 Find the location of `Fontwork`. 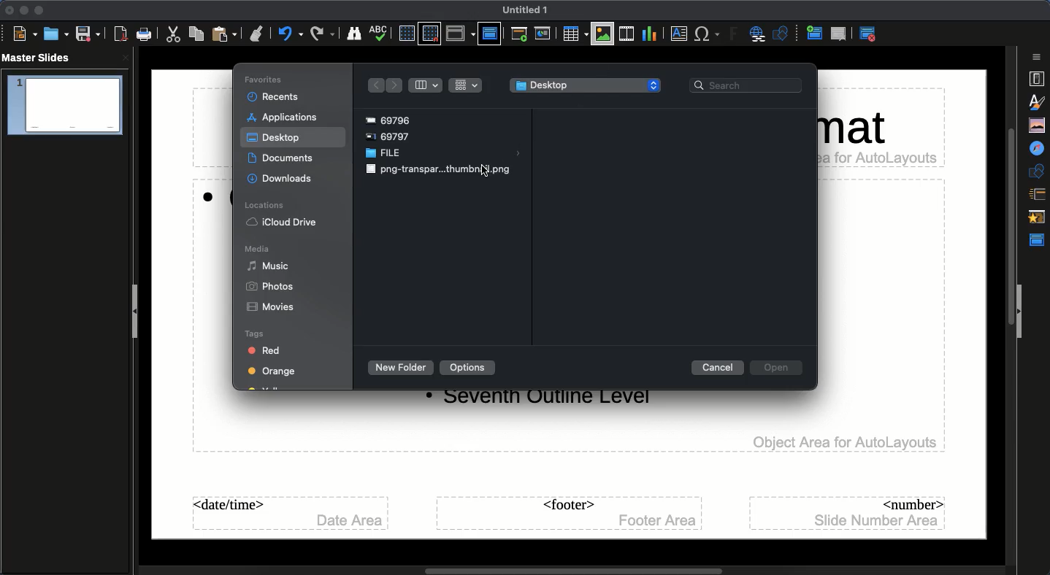

Fontwork is located at coordinates (735, 36).